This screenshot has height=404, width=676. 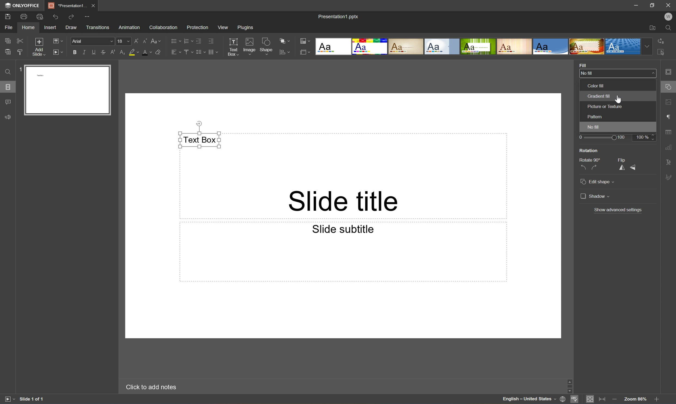 I want to click on Collaboration, so click(x=163, y=27).